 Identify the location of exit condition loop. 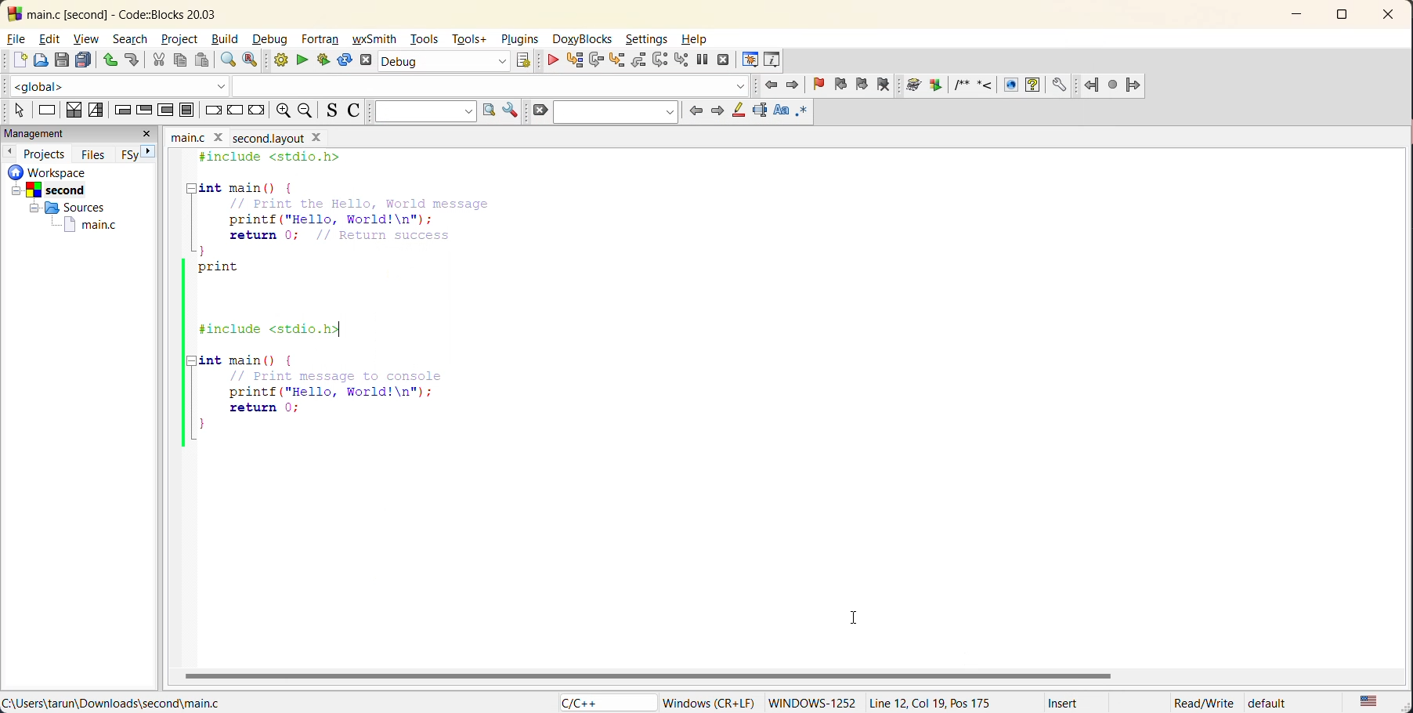
(143, 109).